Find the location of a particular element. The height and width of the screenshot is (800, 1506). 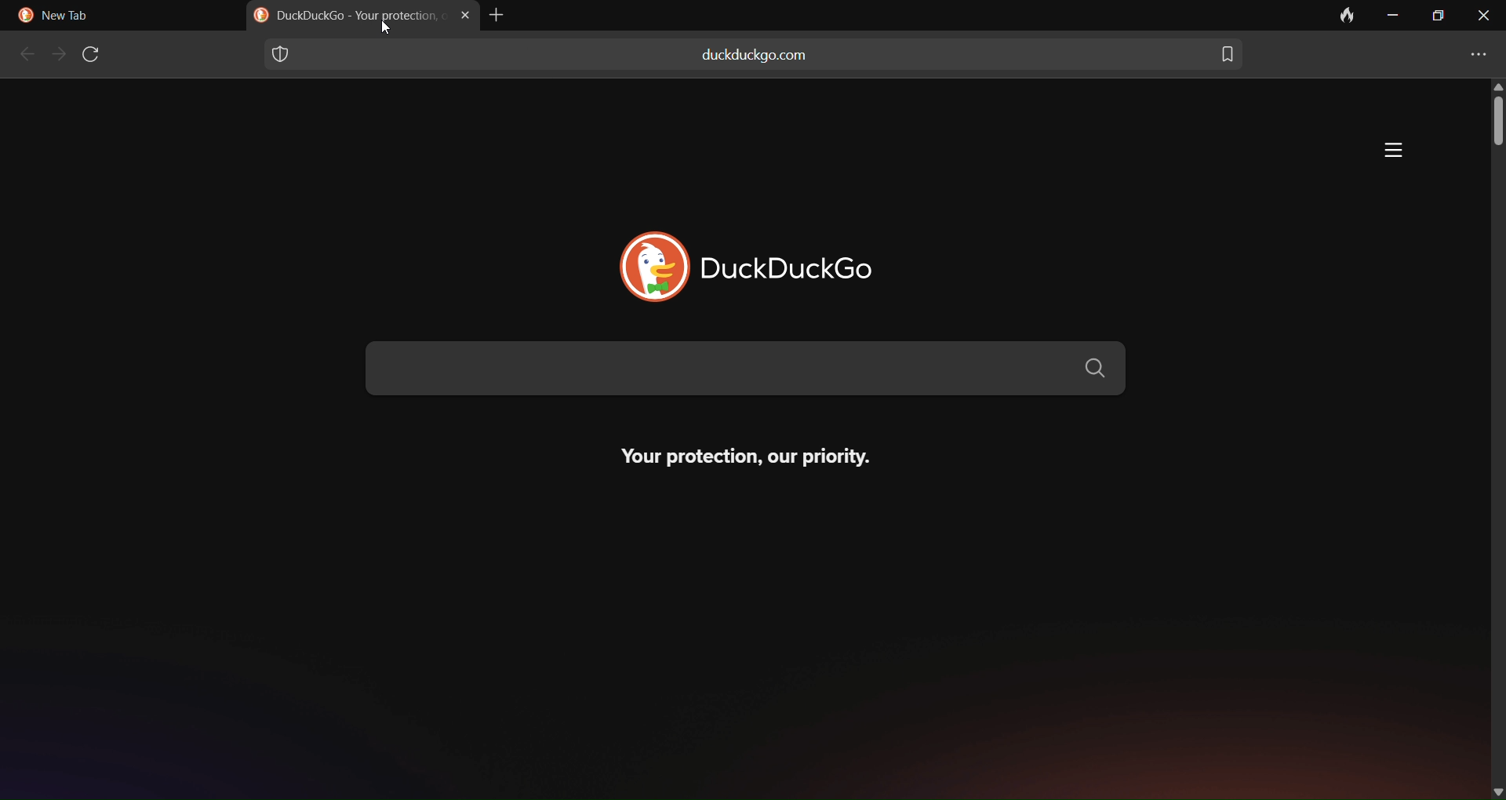

new tab is located at coordinates (500, 15).